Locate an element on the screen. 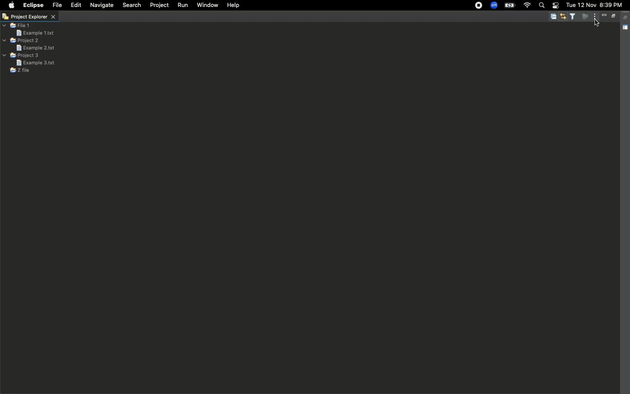 This screenshot has height=394, width=630. Collapse all is located at coordinates (553, 17).